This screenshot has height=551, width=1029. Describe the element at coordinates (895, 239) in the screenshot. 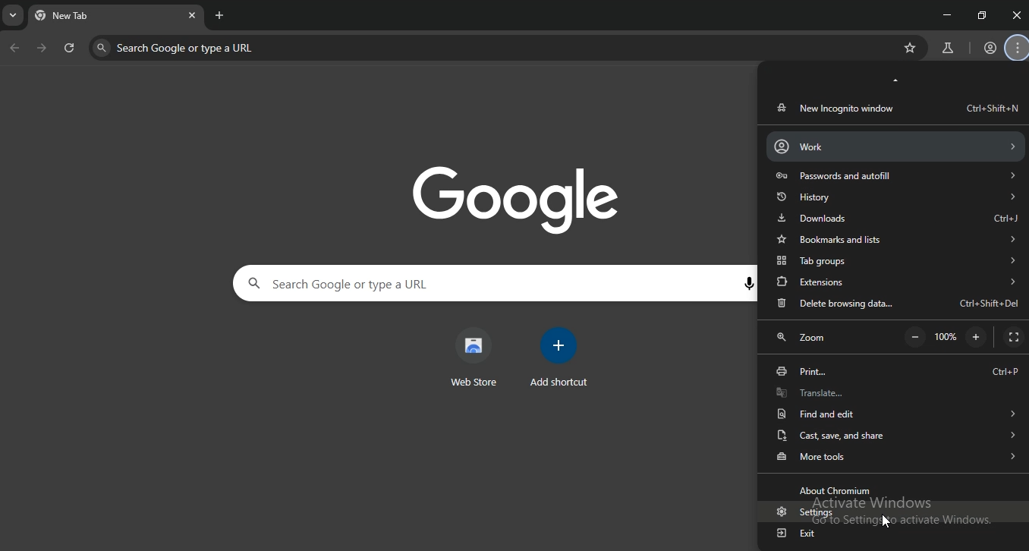

I see `bookmarks and lists` at that location.